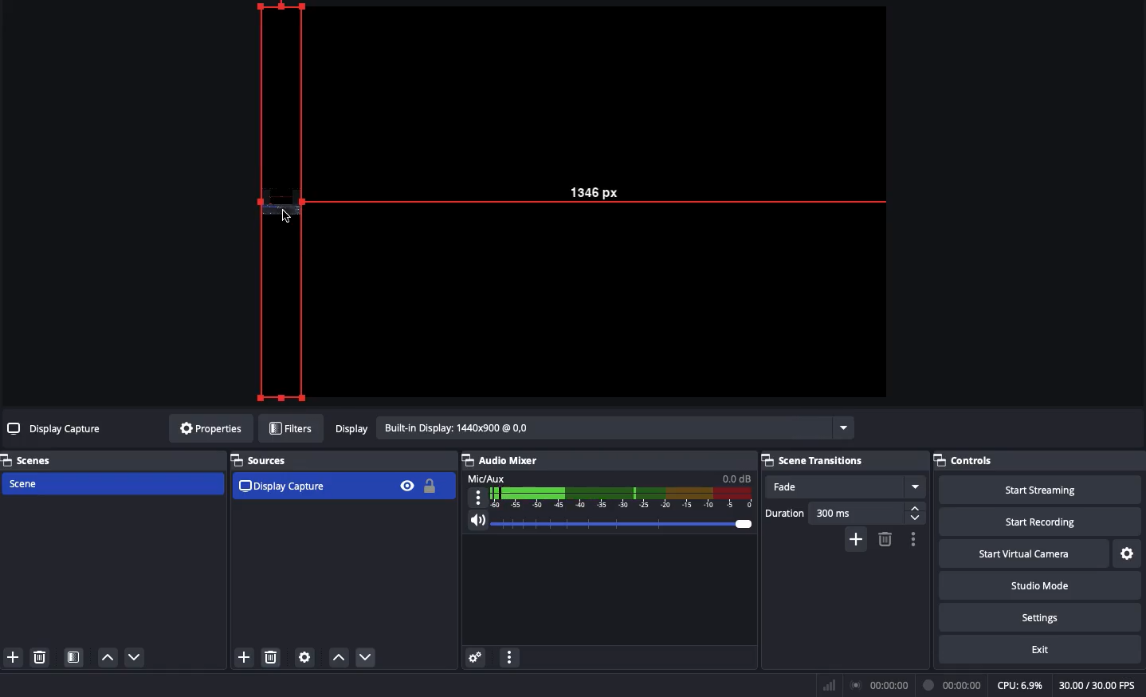 The width and height of the screenshot is (1146, 697). What do you see at coordinates (406, 485) in the screenshot?
I see `Visible` at bounding box center [406, 485].